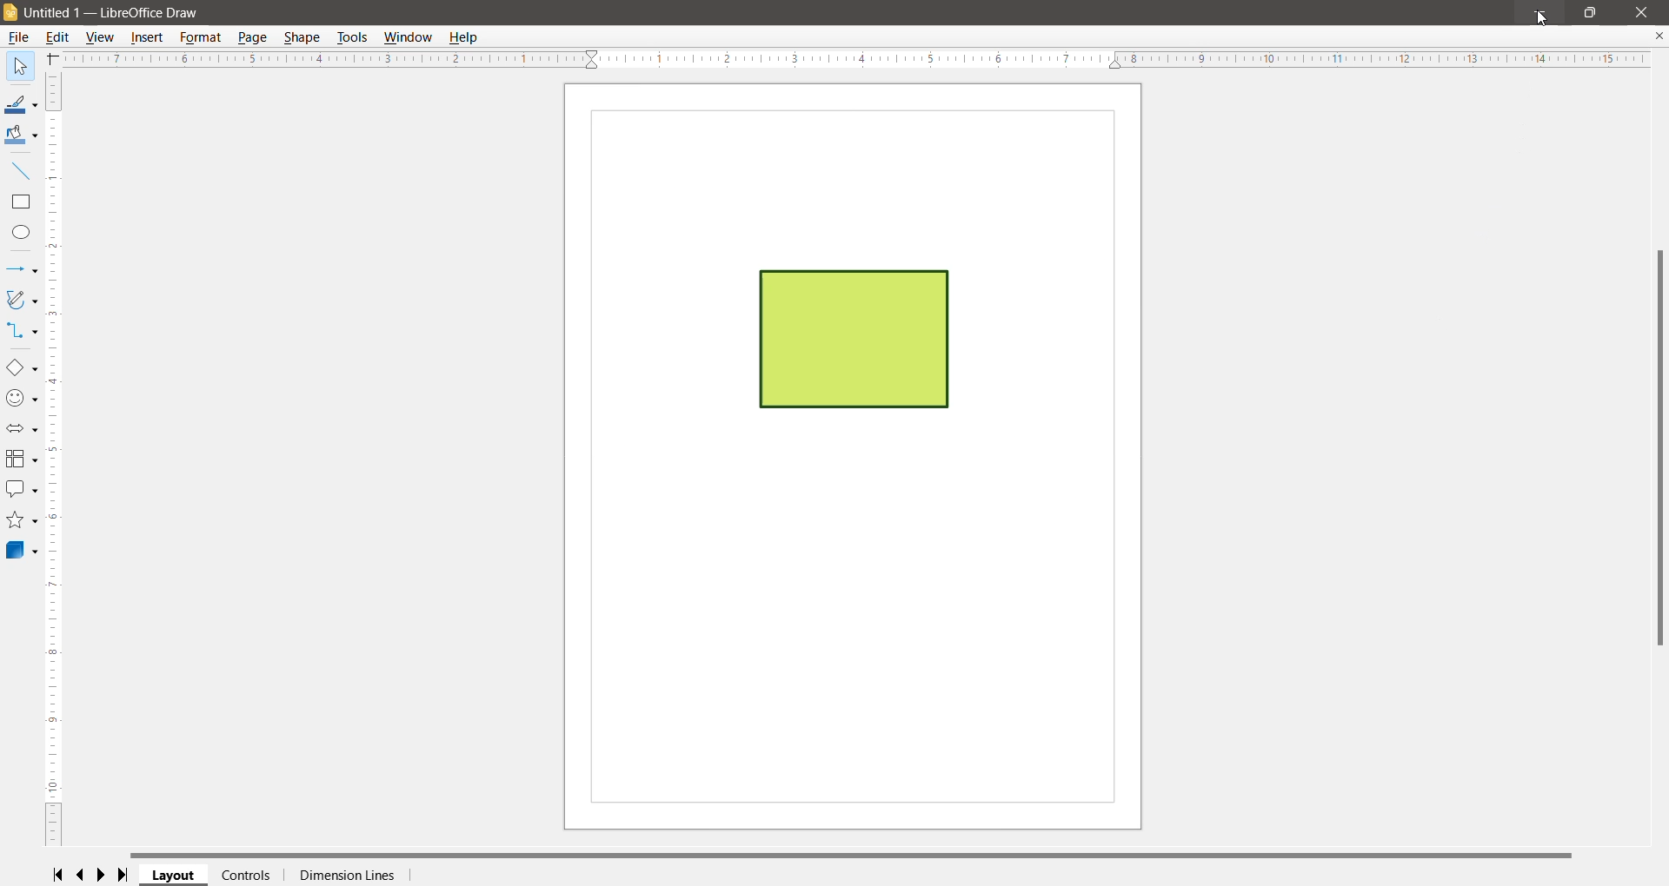  I want to click on Callout Shapes, so click(21, 491).